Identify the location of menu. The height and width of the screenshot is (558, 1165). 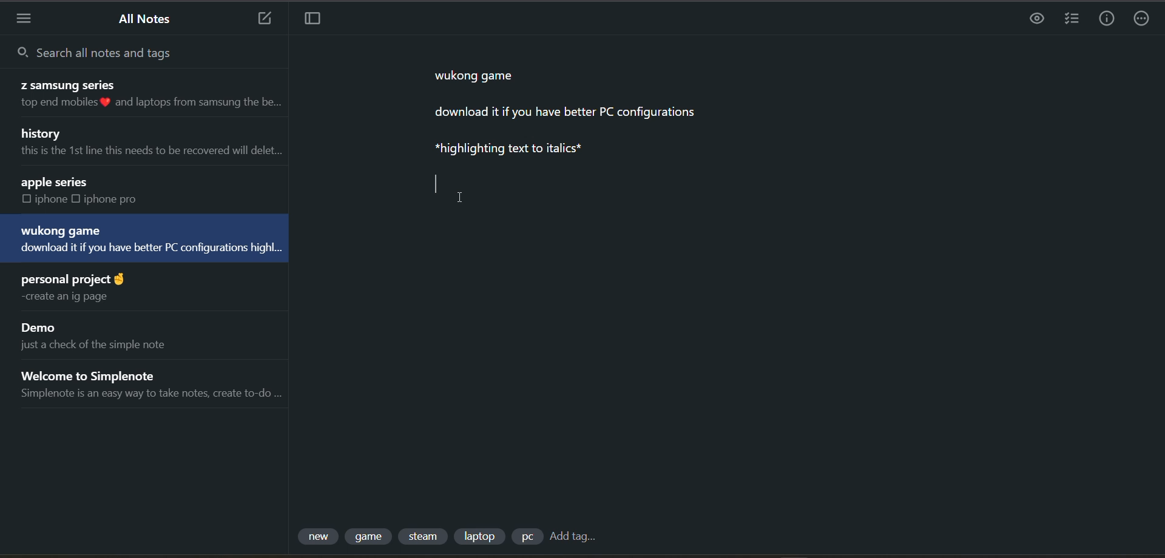
(25, 17).